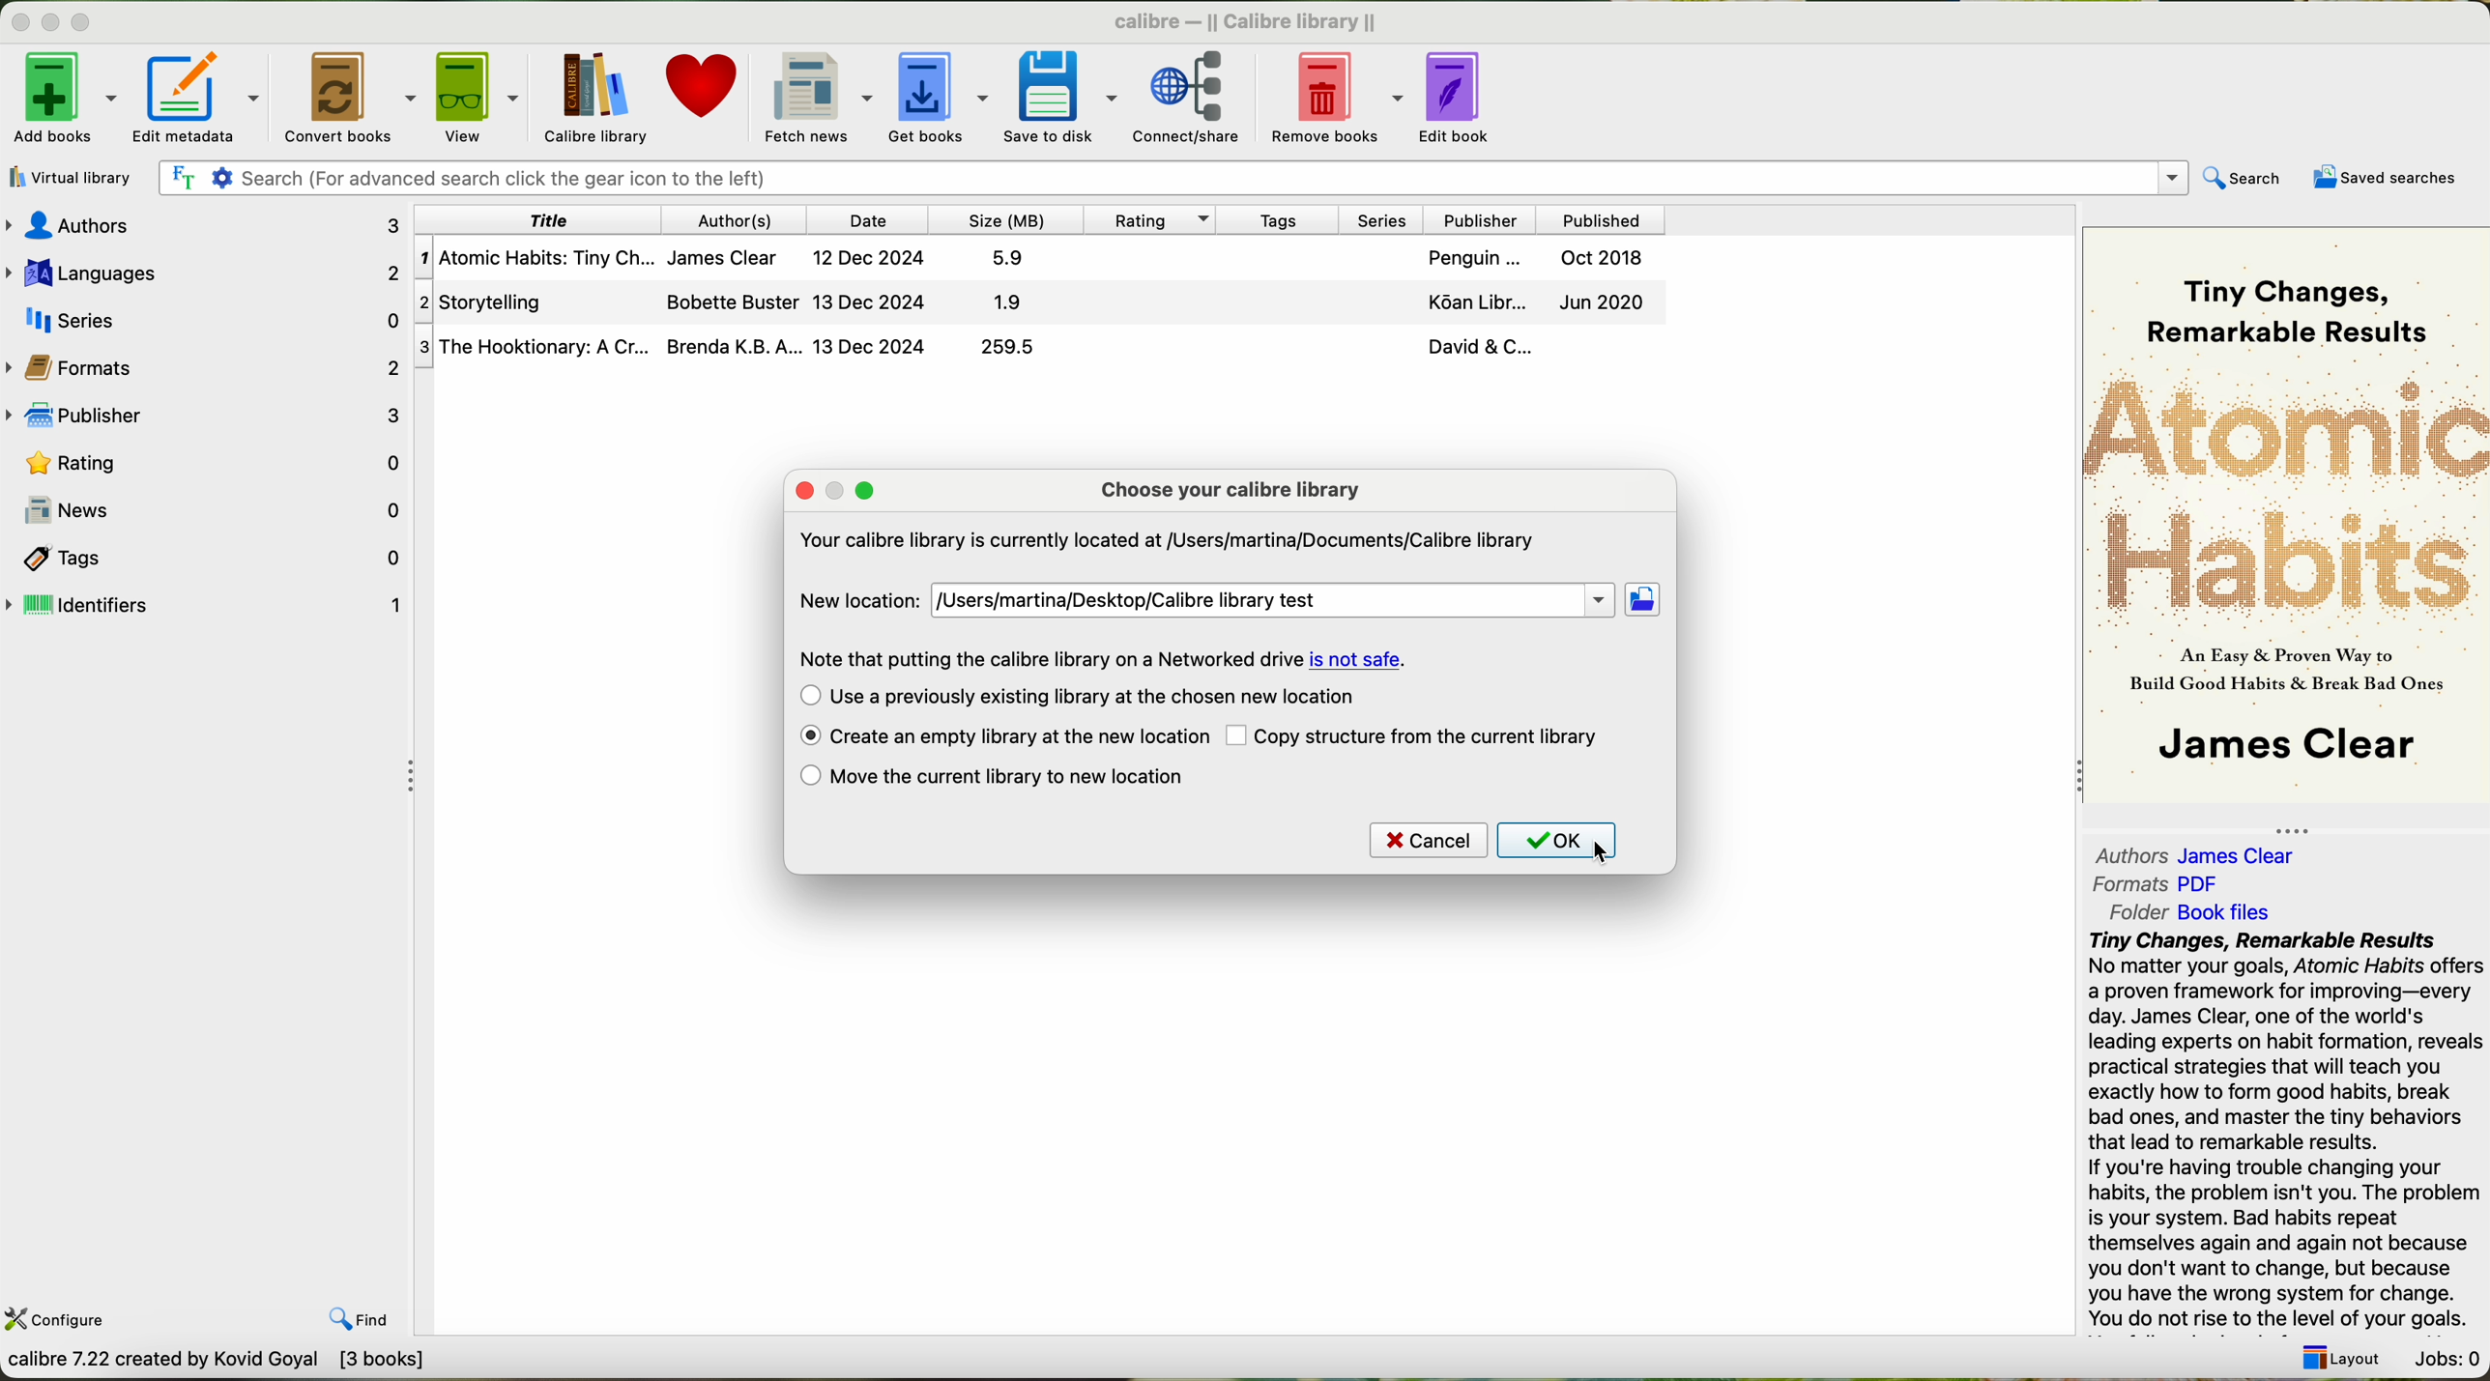  Describe the element at coordinates (1427, 841) in the screenshot. I see `cancel button` at that location.